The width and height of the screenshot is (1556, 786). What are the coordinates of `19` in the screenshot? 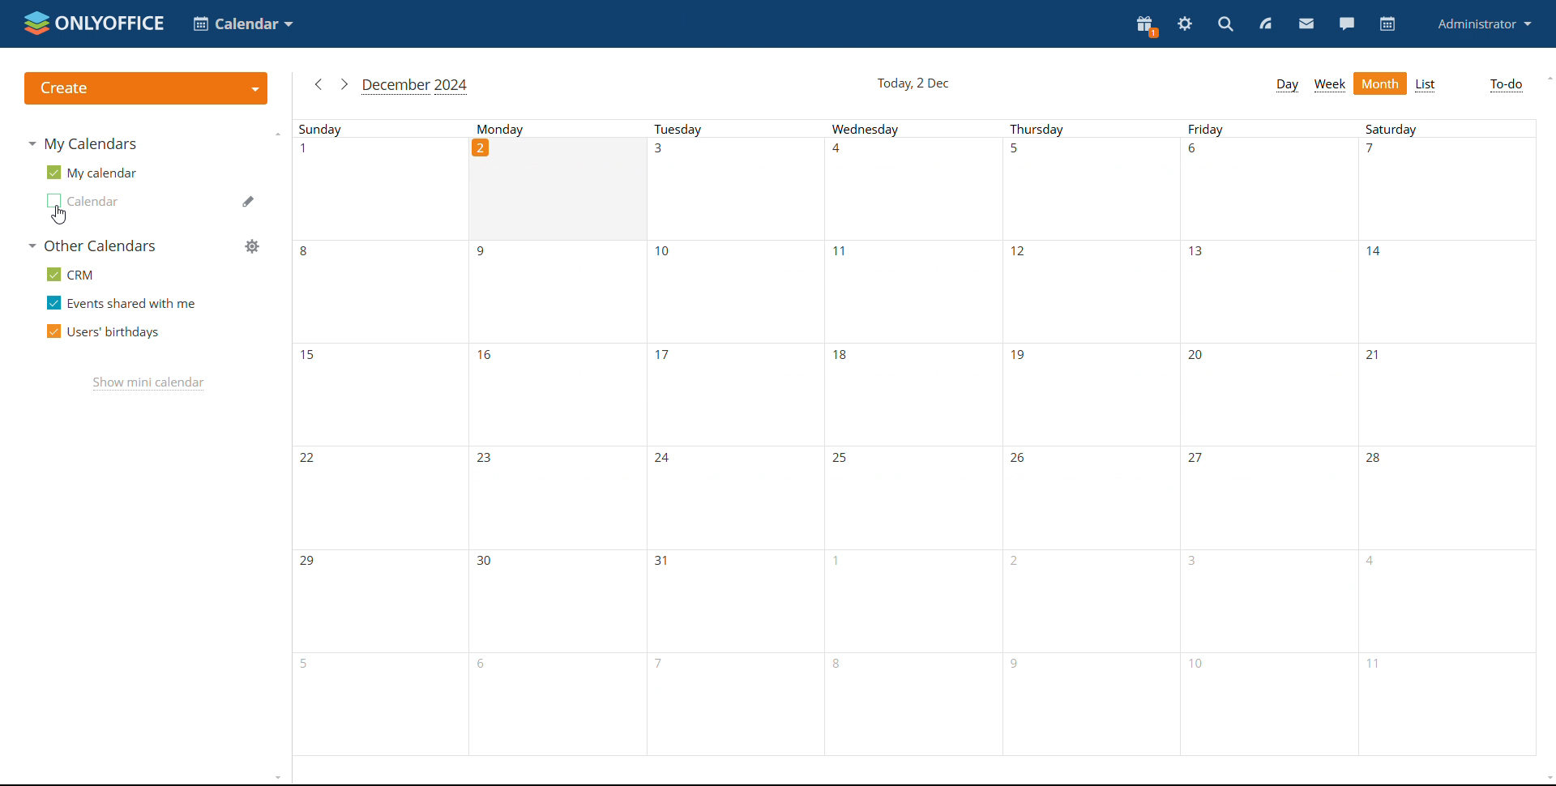 It's located at (1092, 399).